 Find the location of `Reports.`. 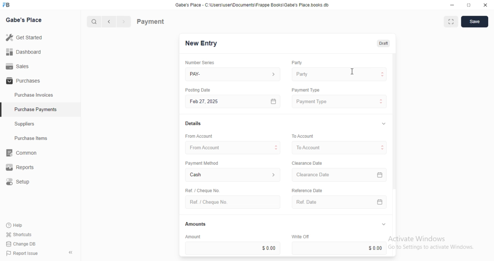

Reports. is located at coordinates (23, 167).